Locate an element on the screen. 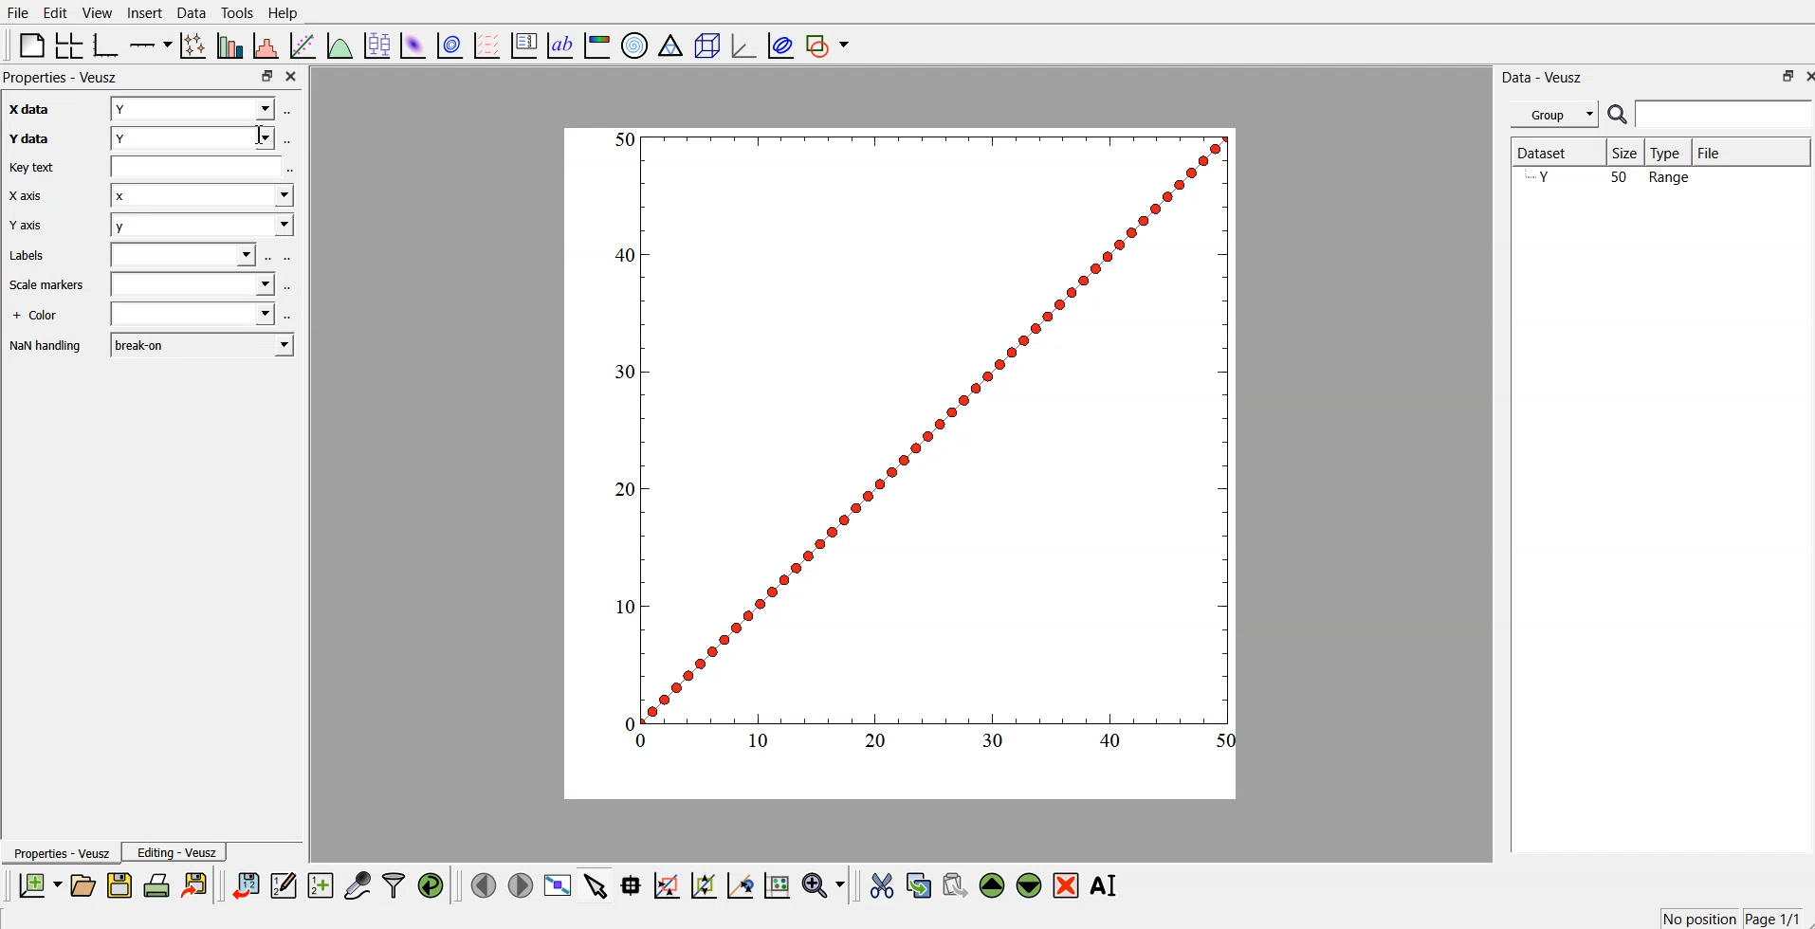  read the data points is located at coordinates (634, 887).